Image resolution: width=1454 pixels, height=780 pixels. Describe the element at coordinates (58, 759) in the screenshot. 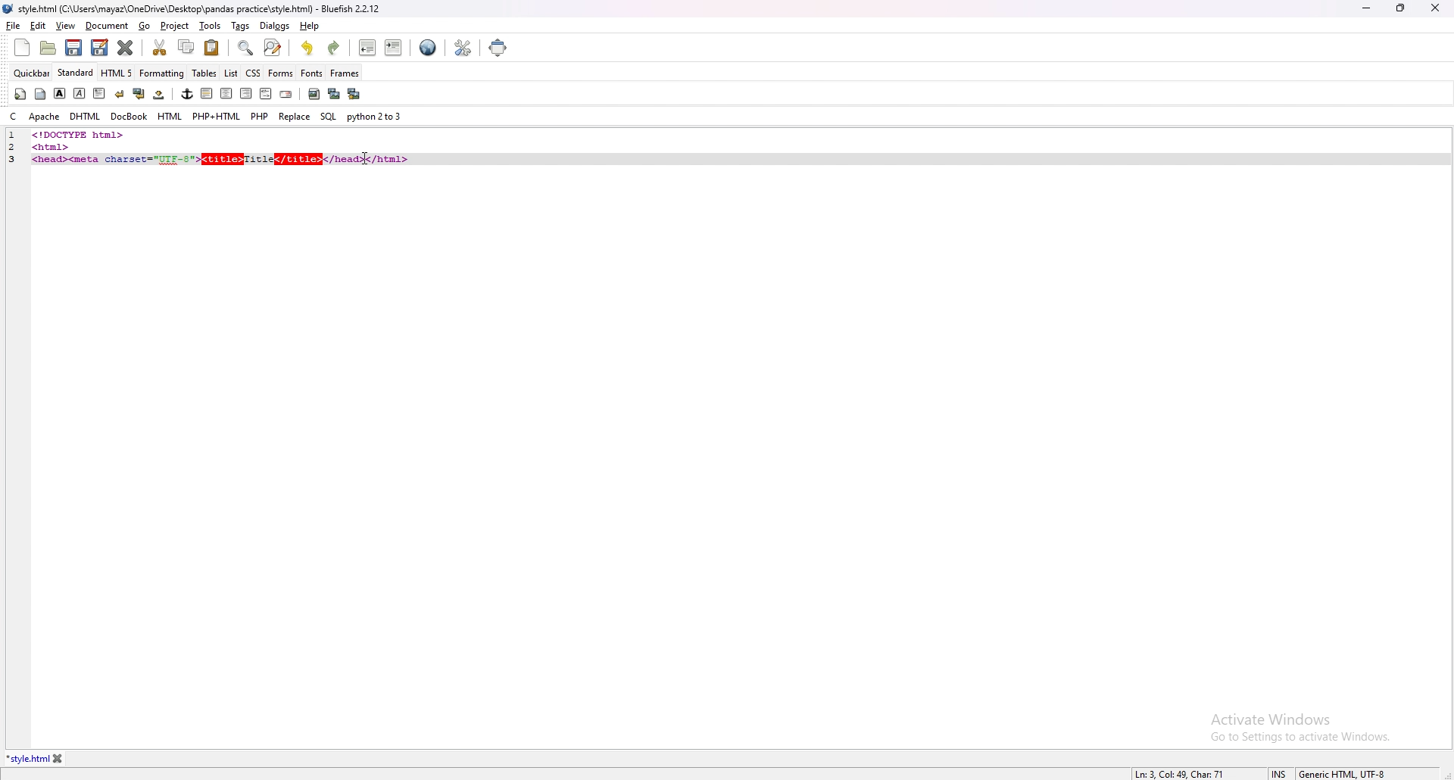

I see `close tab` at that location.